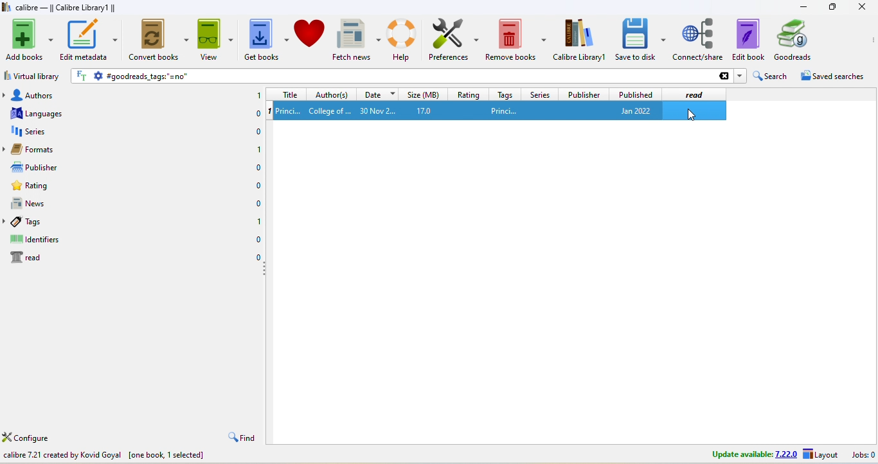  What do you see at coordinates (36, 133) in the screenshot?
I see `series` at bounding box center [36, 133].